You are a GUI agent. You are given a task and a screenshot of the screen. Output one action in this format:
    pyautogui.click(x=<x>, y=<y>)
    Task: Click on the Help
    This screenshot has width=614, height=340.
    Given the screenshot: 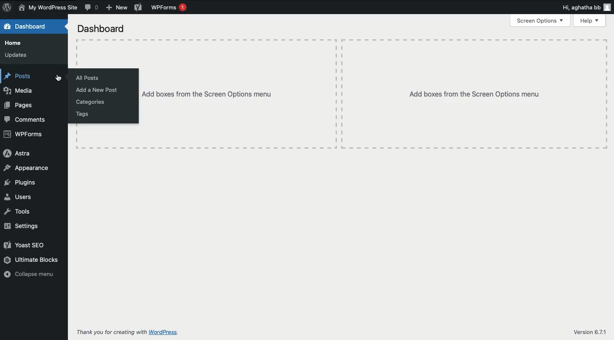 What is the action you would take?
    pyautogui.click(x=589, y=21)
    